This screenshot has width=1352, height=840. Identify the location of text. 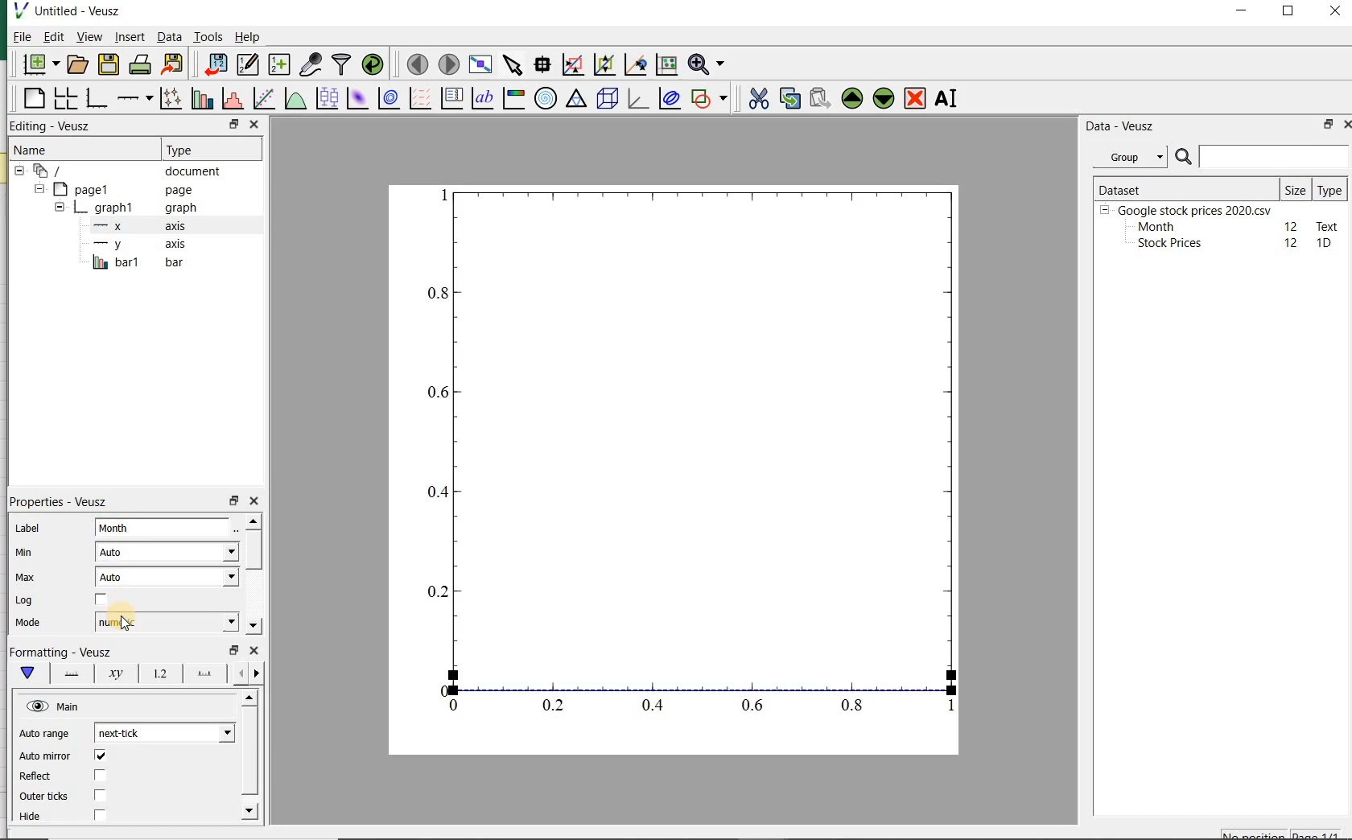
(1325, 225).